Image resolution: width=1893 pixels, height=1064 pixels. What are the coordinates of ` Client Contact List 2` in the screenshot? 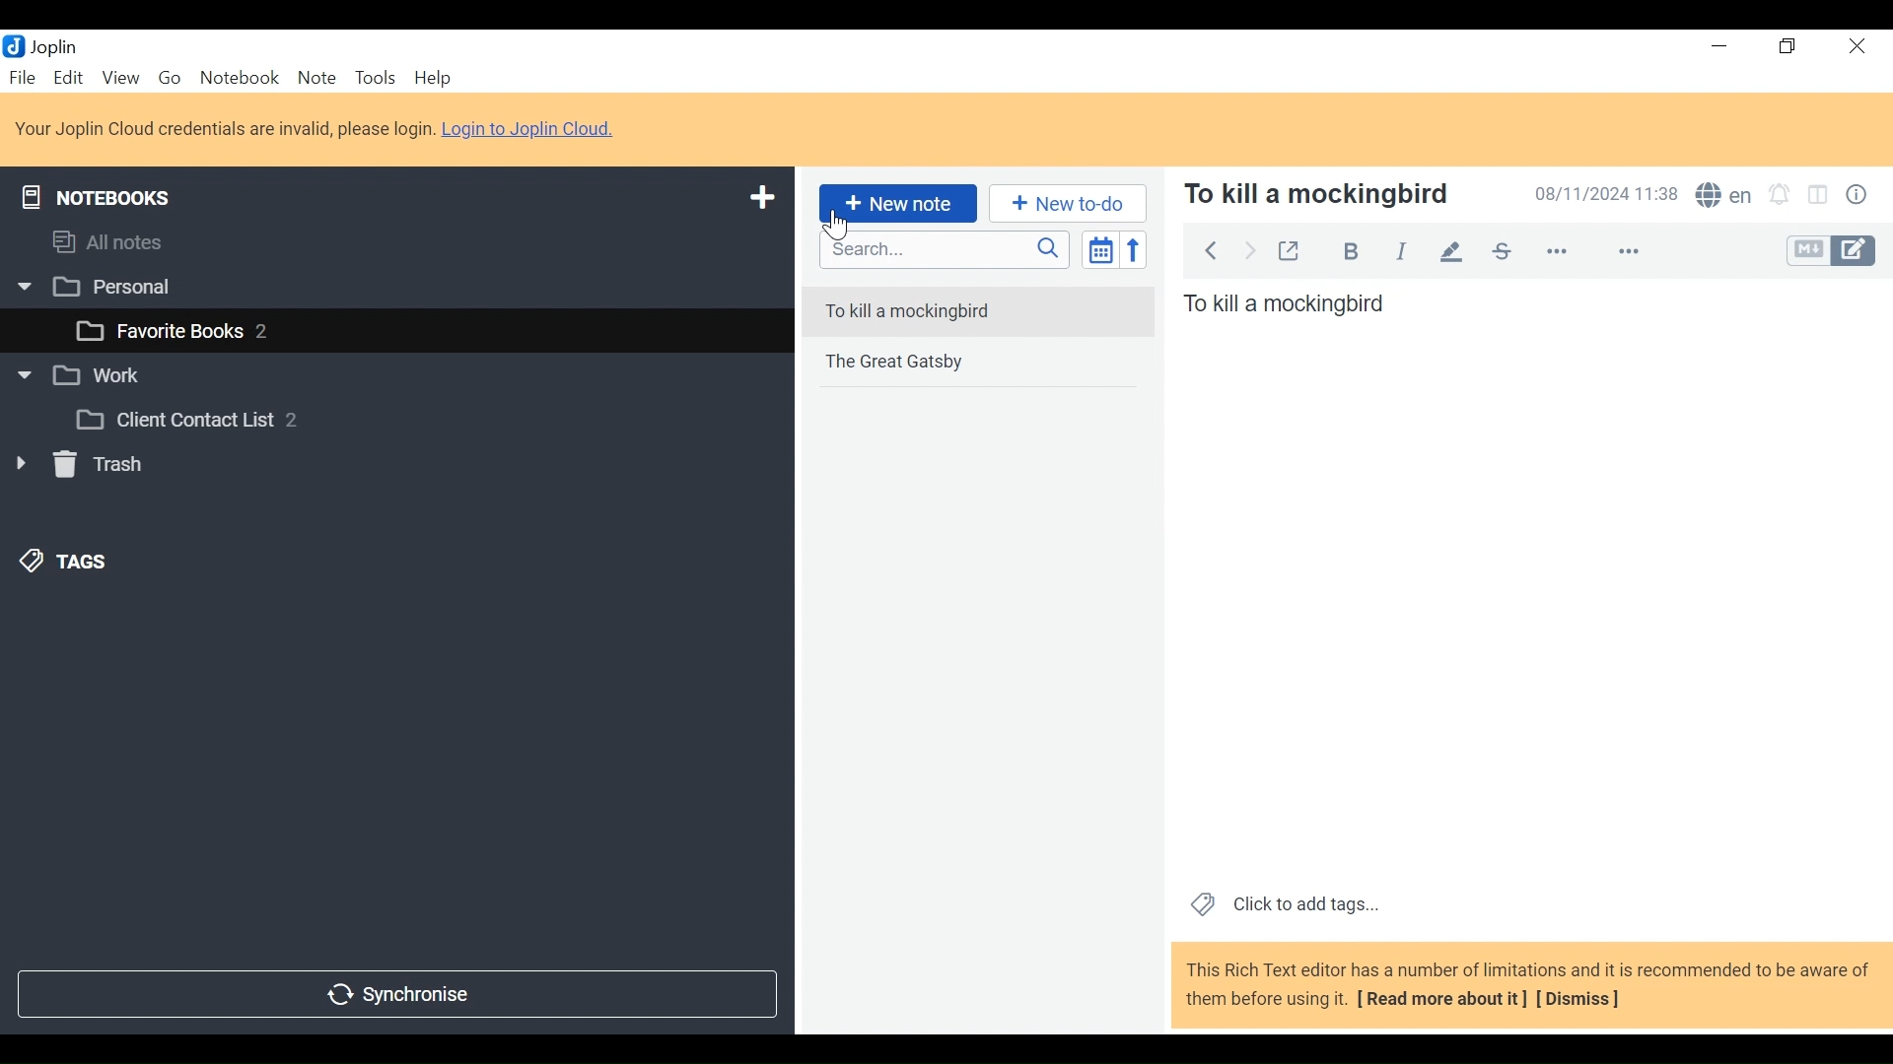 It's located at (183, 420).